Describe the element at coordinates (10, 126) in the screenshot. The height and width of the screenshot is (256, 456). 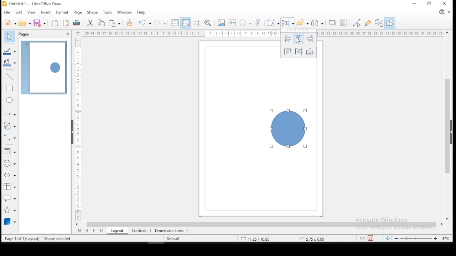
I see `curves and polygons` at that location.